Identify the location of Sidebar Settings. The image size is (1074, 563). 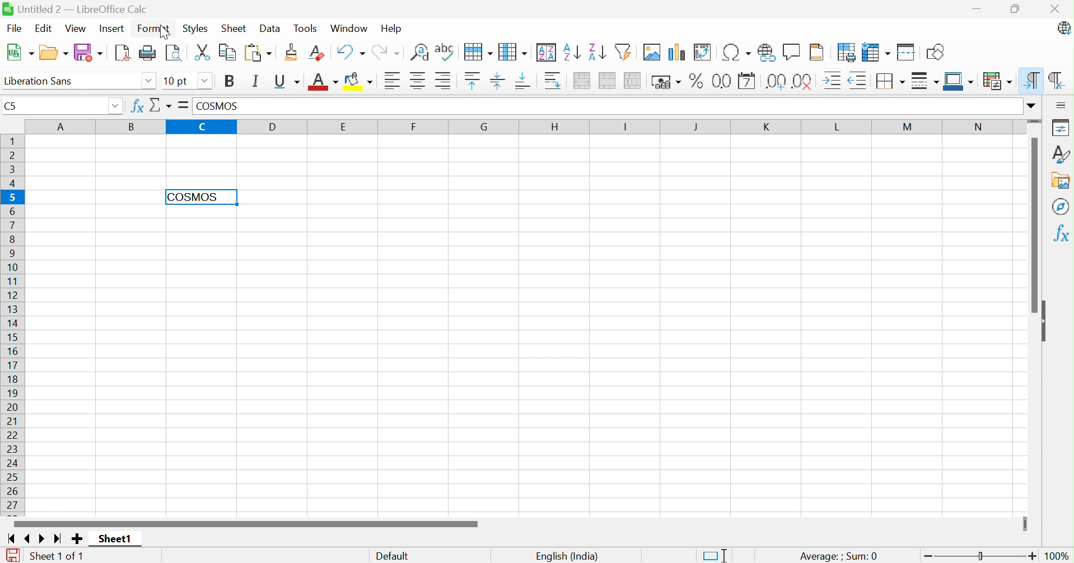
(1063, 103).